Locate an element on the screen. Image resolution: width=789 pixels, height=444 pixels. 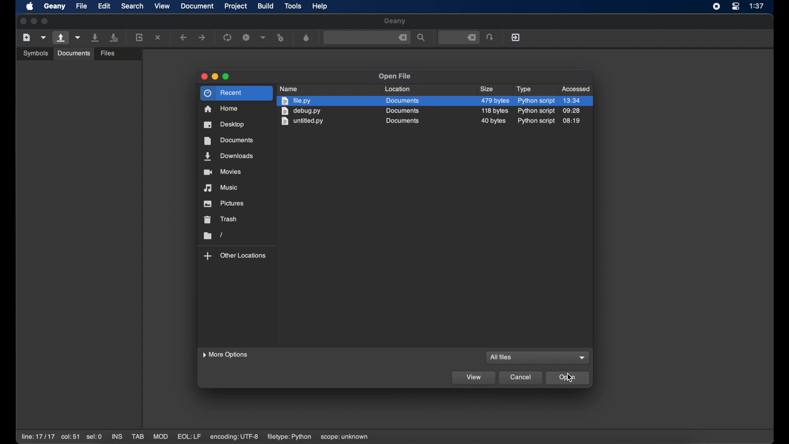
edit is located at coordinates (104, 6).